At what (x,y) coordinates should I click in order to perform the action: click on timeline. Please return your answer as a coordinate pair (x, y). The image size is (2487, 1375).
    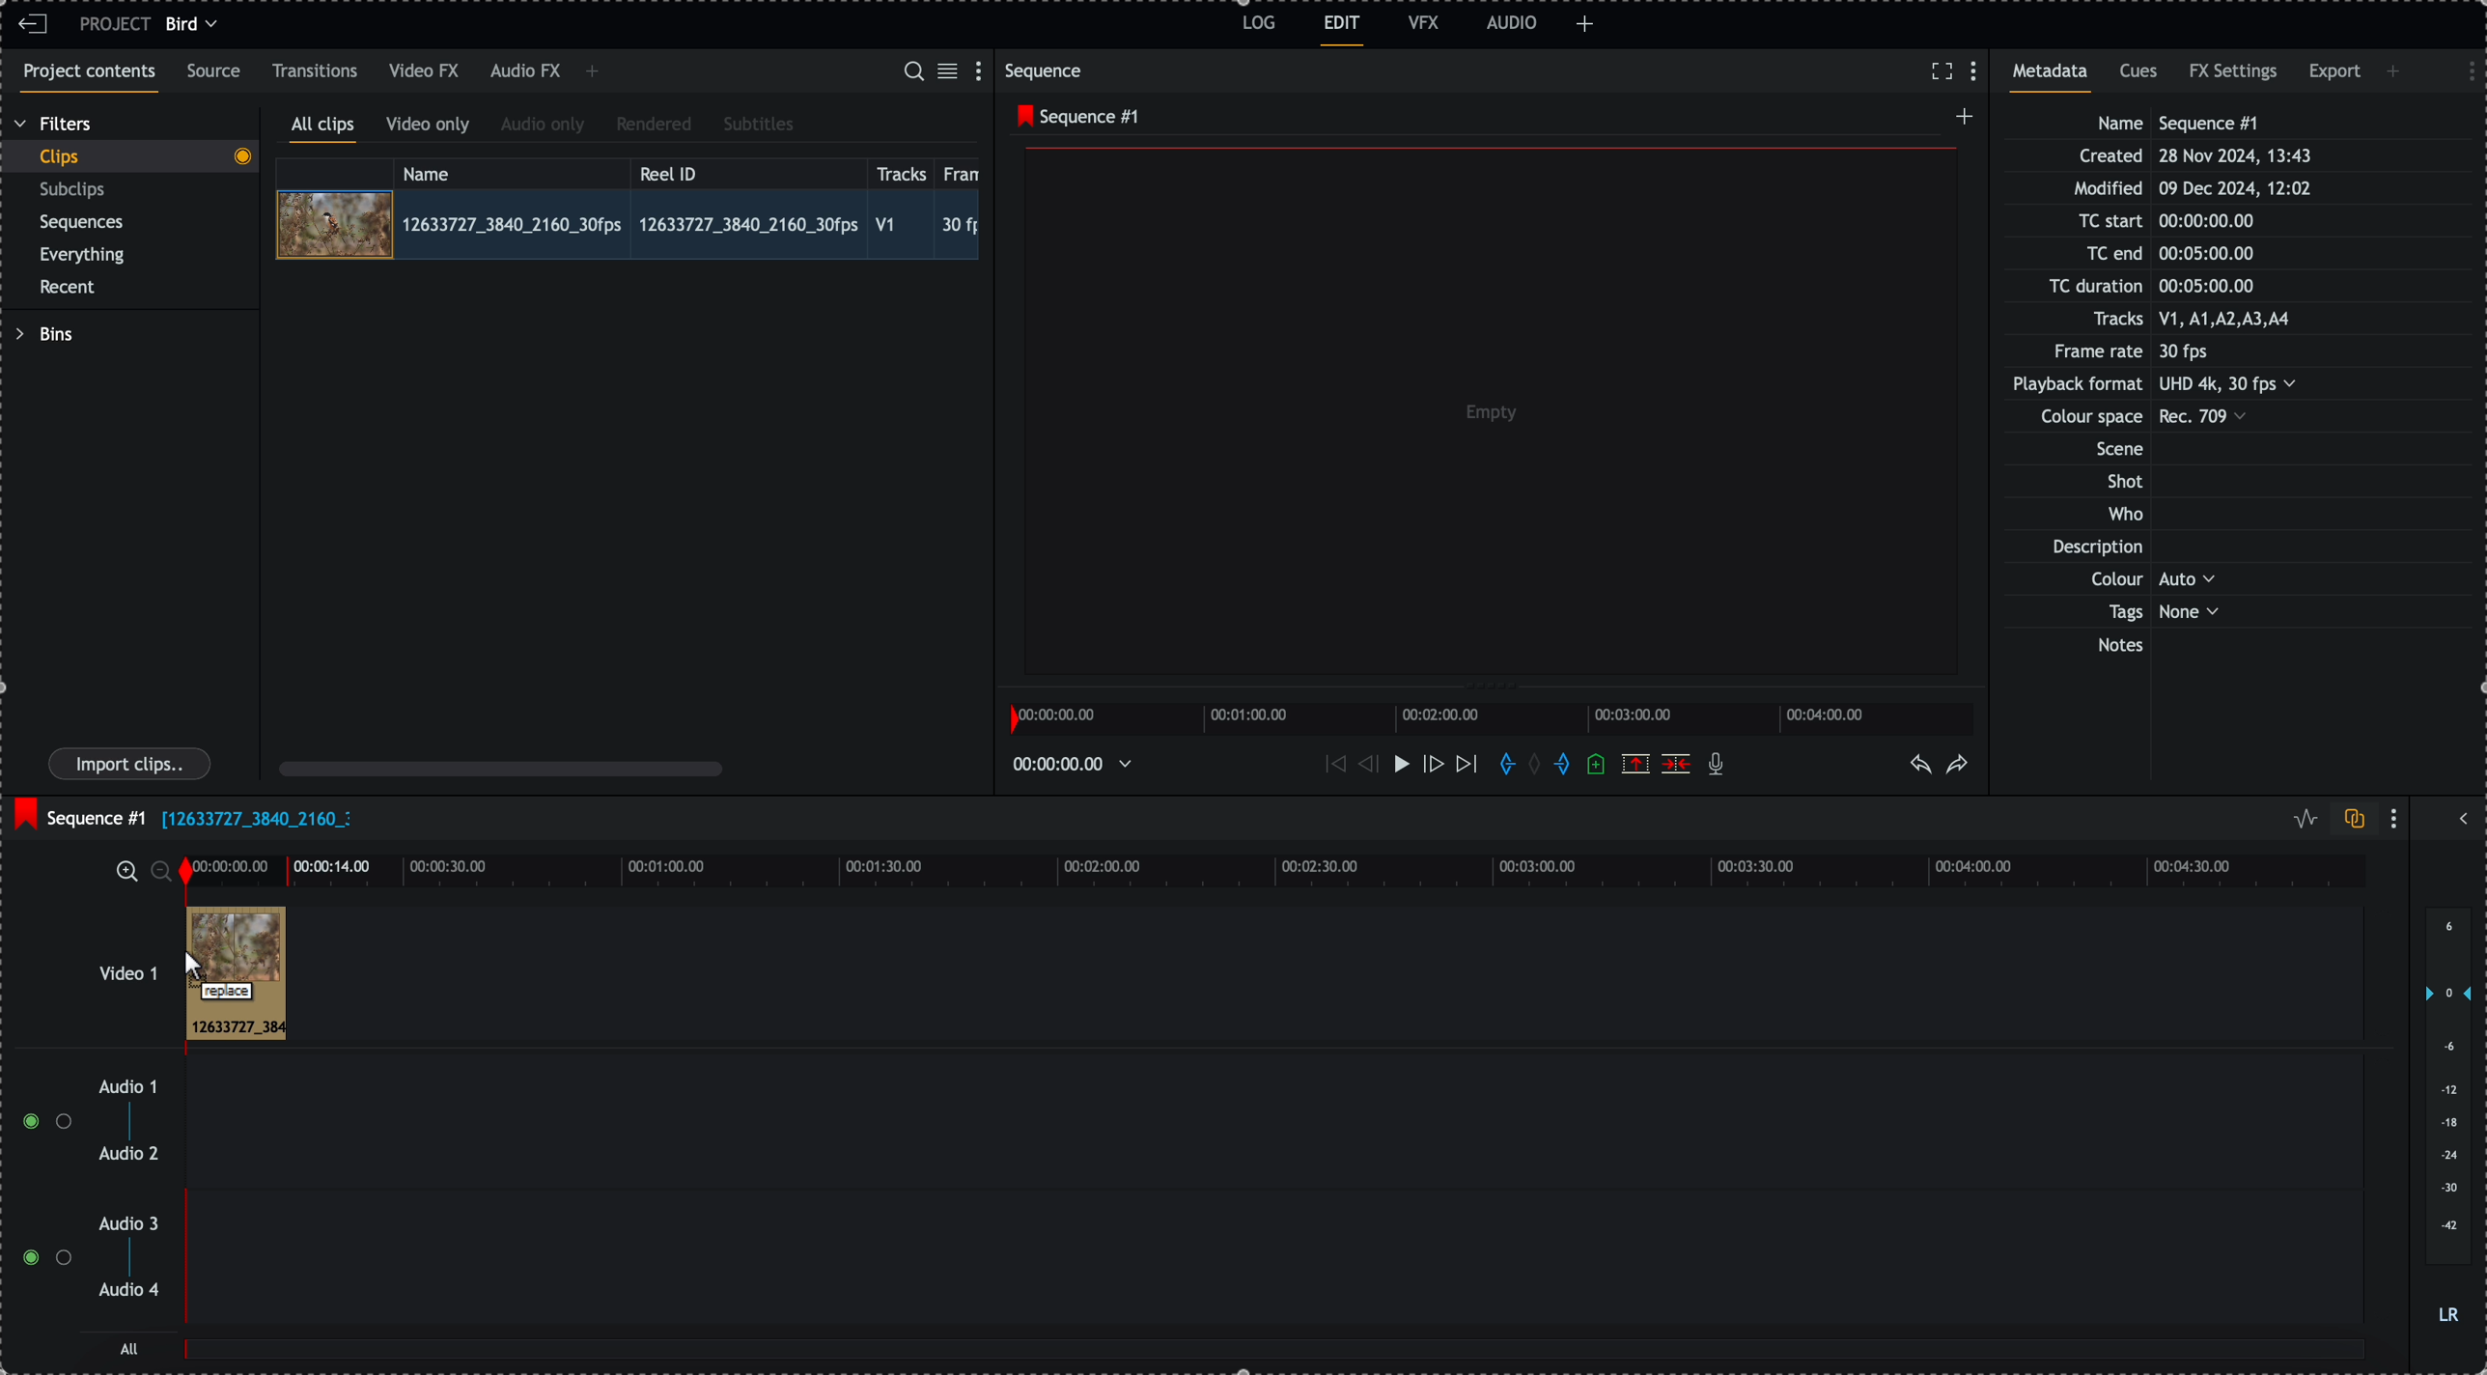
    Looking at the image, I should click on (1078, 763).